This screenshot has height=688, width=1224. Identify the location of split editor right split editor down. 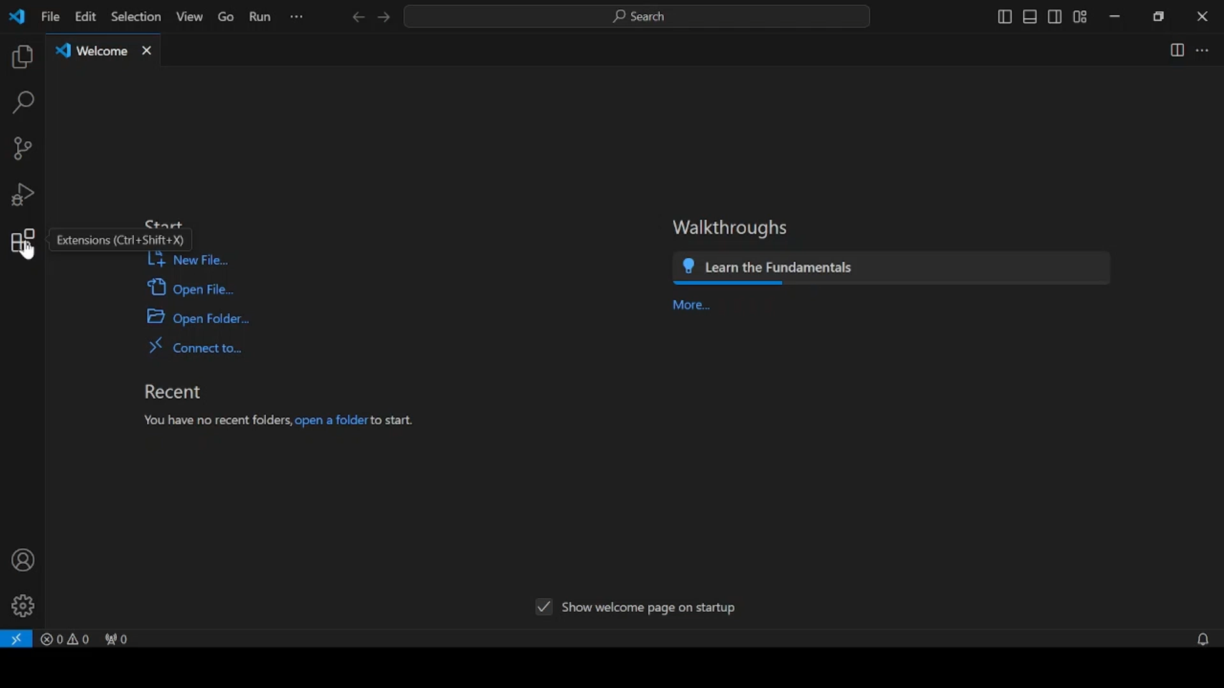
(1176, 51).